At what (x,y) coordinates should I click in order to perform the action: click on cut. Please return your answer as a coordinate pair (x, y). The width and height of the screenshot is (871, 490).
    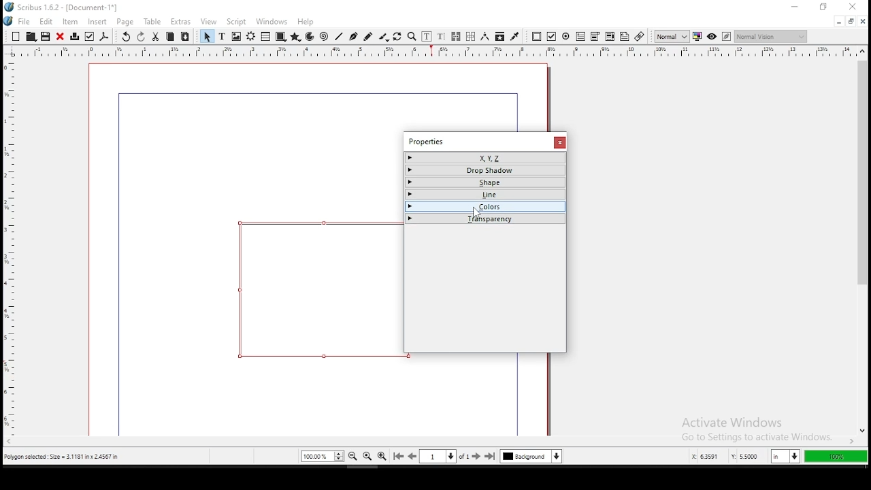
    Looking at the image, I should click on (156, 37).